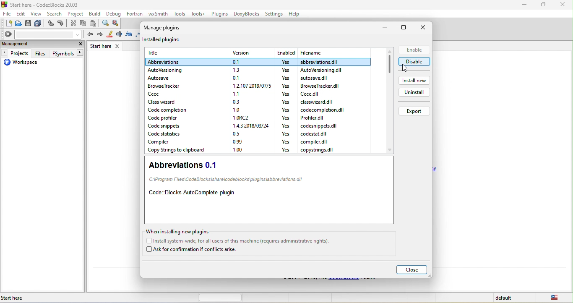 Image resolution: width=573 pixels, height=303 pixels. What do you see at coordinates (119, 35) in the screenshot?
I see `selected text` at bounding box center [119, 35].